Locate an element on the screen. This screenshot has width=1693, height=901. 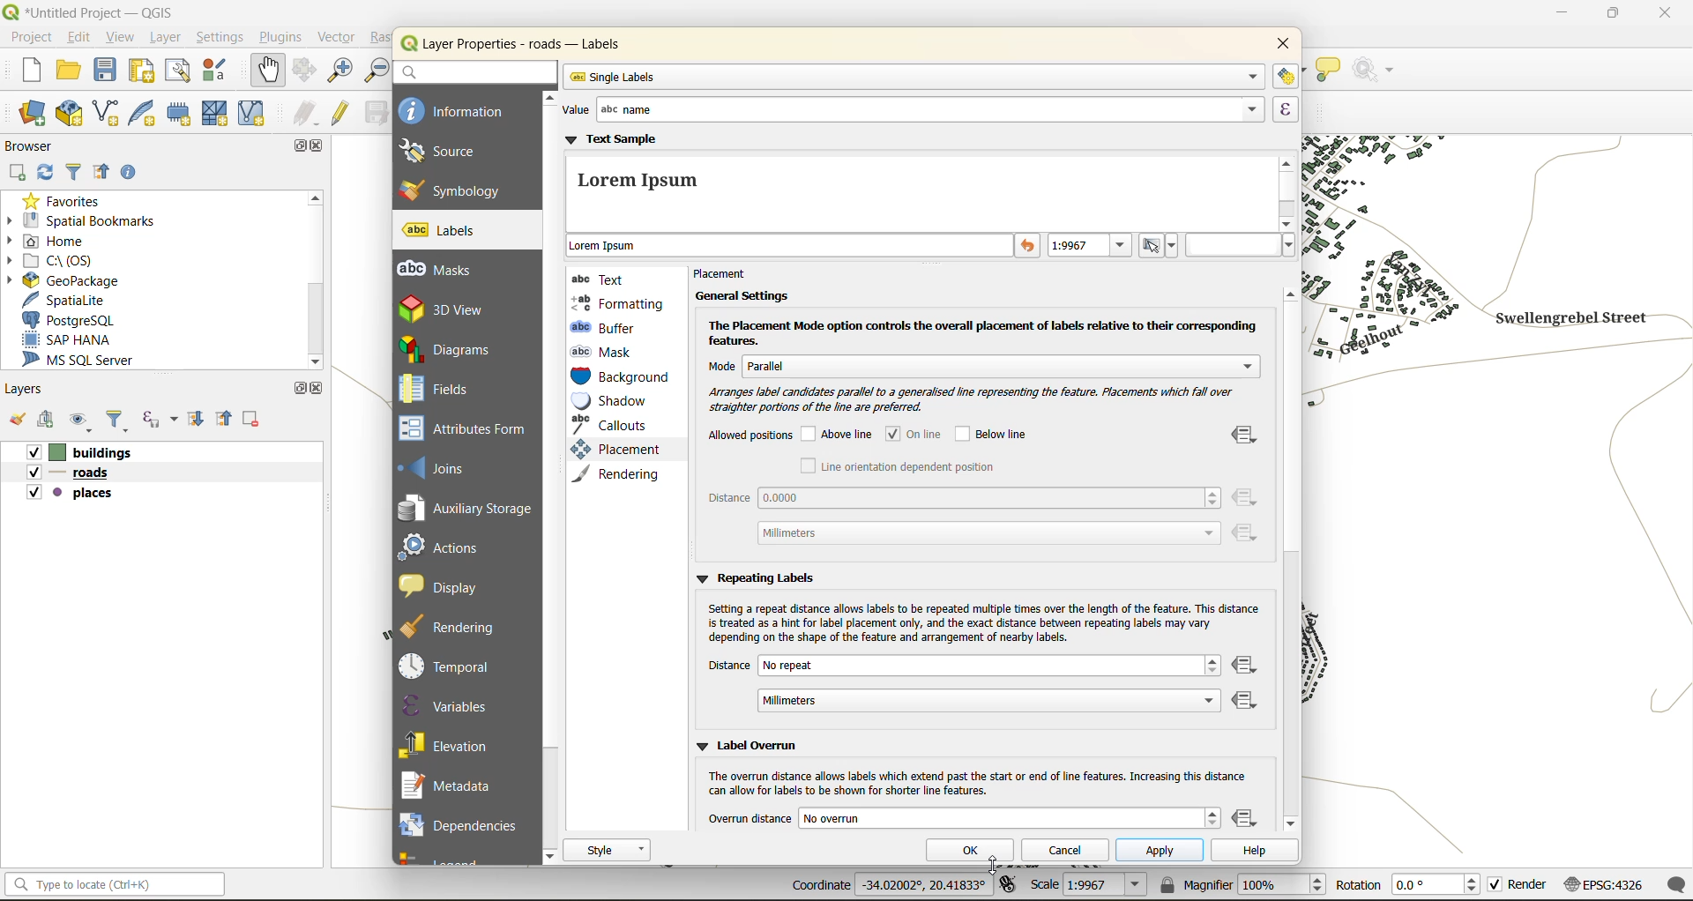
close is located at coordinates (321, 391).